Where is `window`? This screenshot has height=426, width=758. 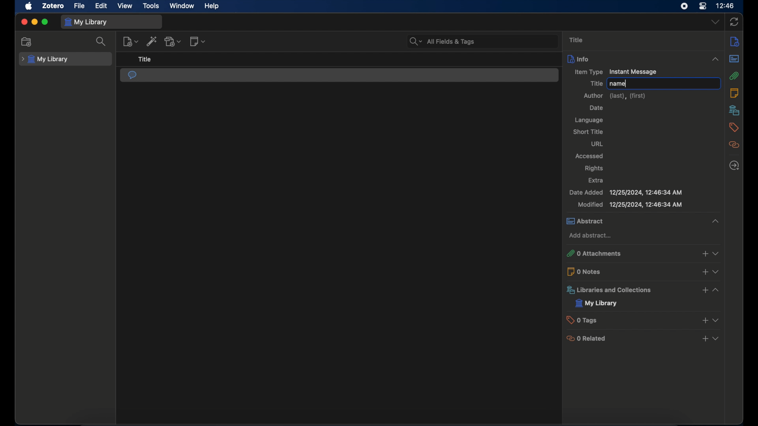 window is located at coordinates (182, 6).